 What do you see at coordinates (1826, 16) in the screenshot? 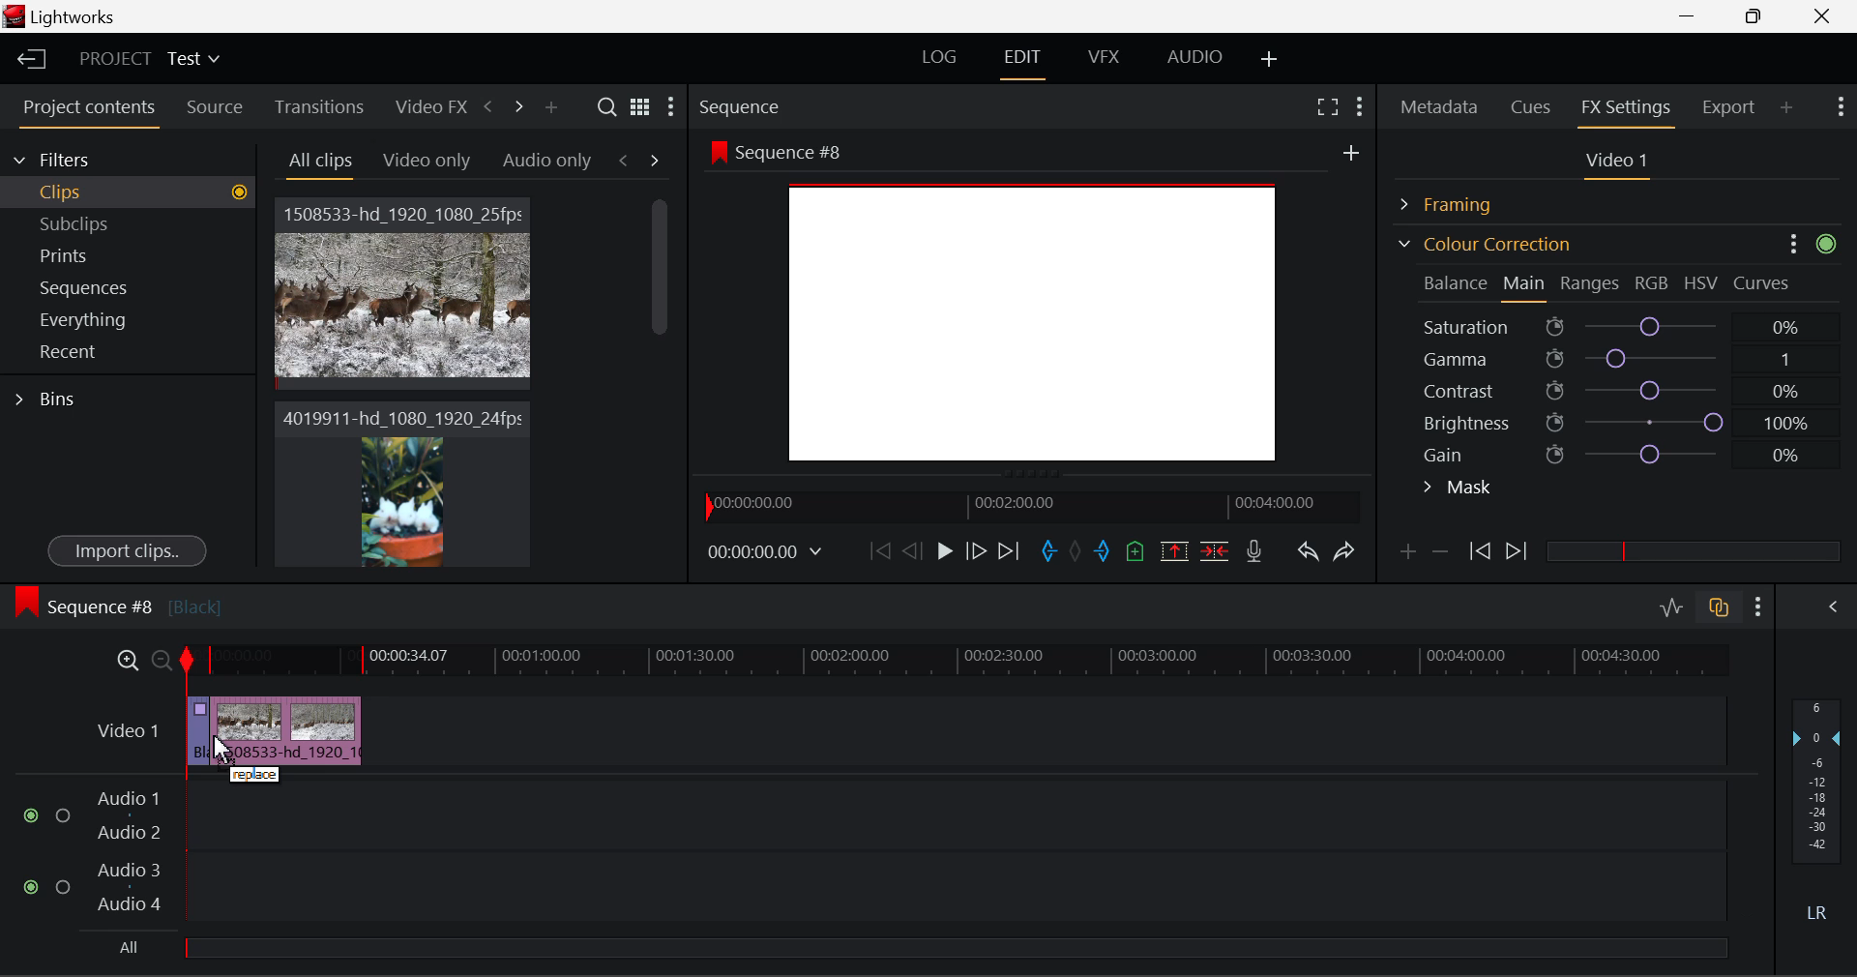
I see `Close` at bounding box center [1826, 16].